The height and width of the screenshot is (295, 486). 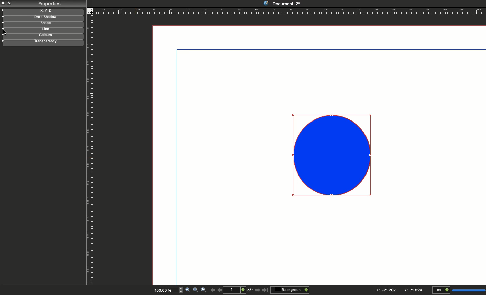 I want to click on Y: 84.706, so click(x=414, y=290).